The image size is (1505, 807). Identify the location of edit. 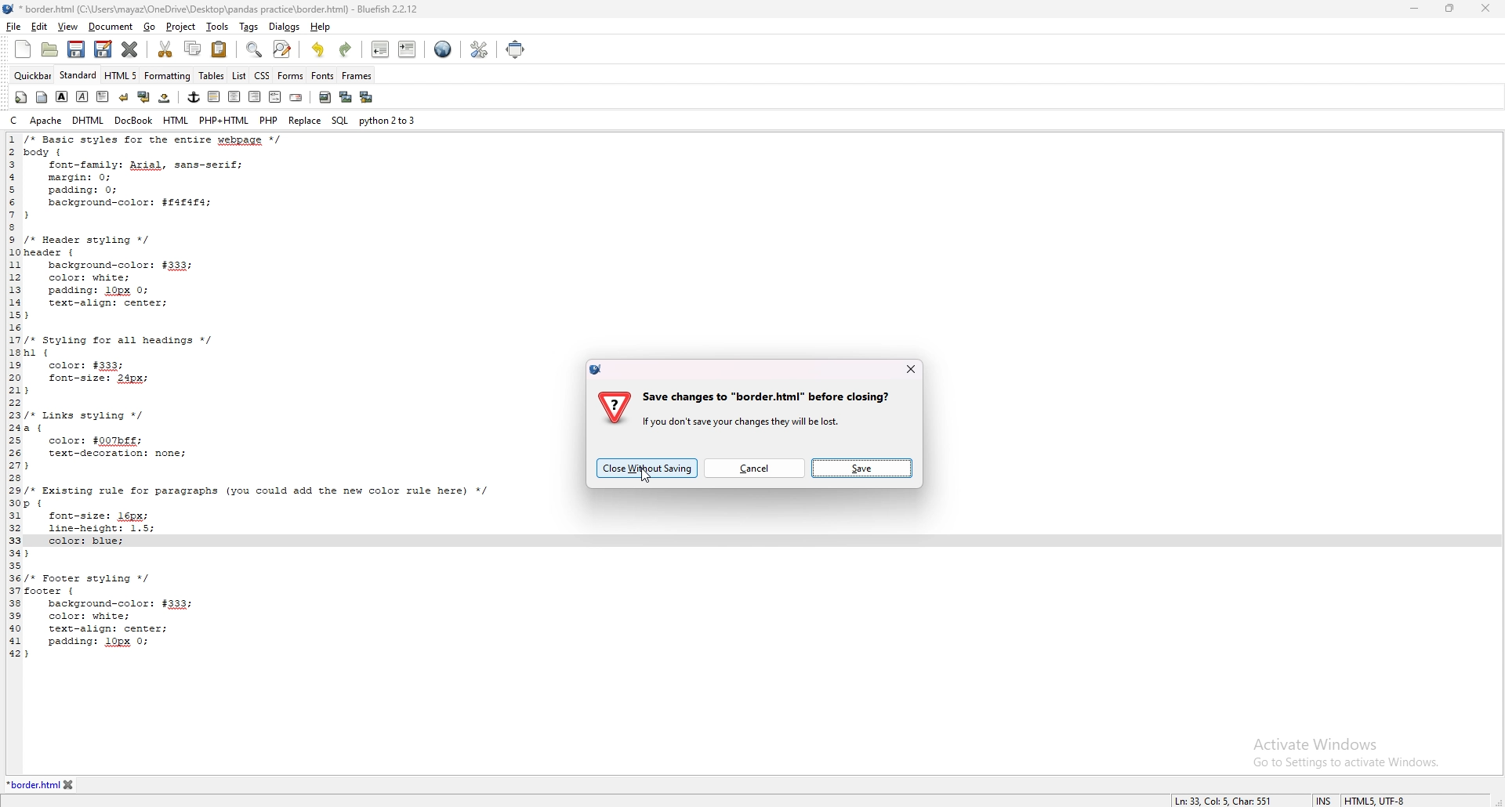
(40, 27).